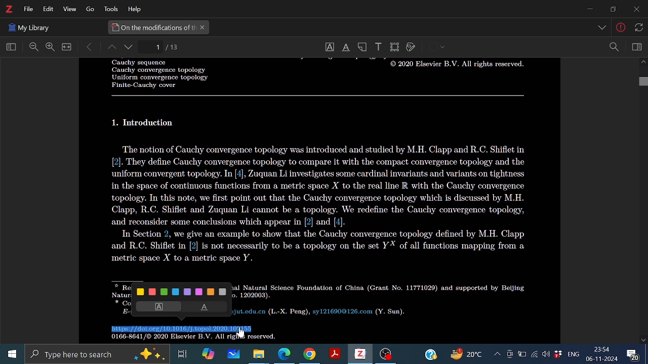  I want to click on Files, so click(259, 354).